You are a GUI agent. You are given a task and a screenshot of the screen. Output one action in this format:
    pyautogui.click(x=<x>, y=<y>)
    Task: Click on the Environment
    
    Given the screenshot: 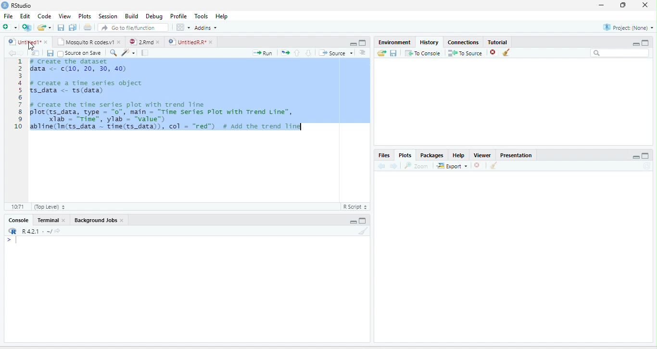 What is the action you would take?
    pyautogui.click(x=395, y=42)
    